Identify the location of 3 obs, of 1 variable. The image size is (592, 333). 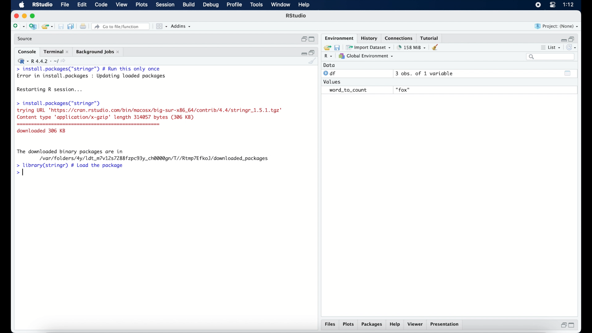
(427, 73).